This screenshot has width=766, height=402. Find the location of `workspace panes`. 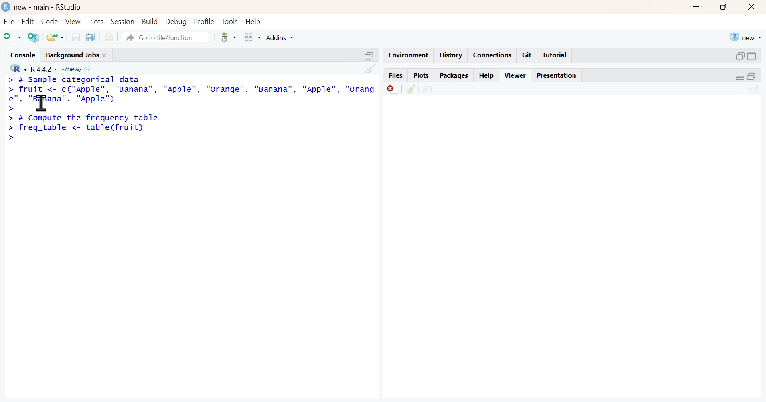

workspace panes is located at coordinates (253, 37).